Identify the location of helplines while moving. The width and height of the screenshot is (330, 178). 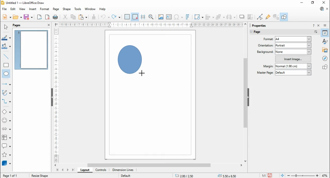
(143, 17).